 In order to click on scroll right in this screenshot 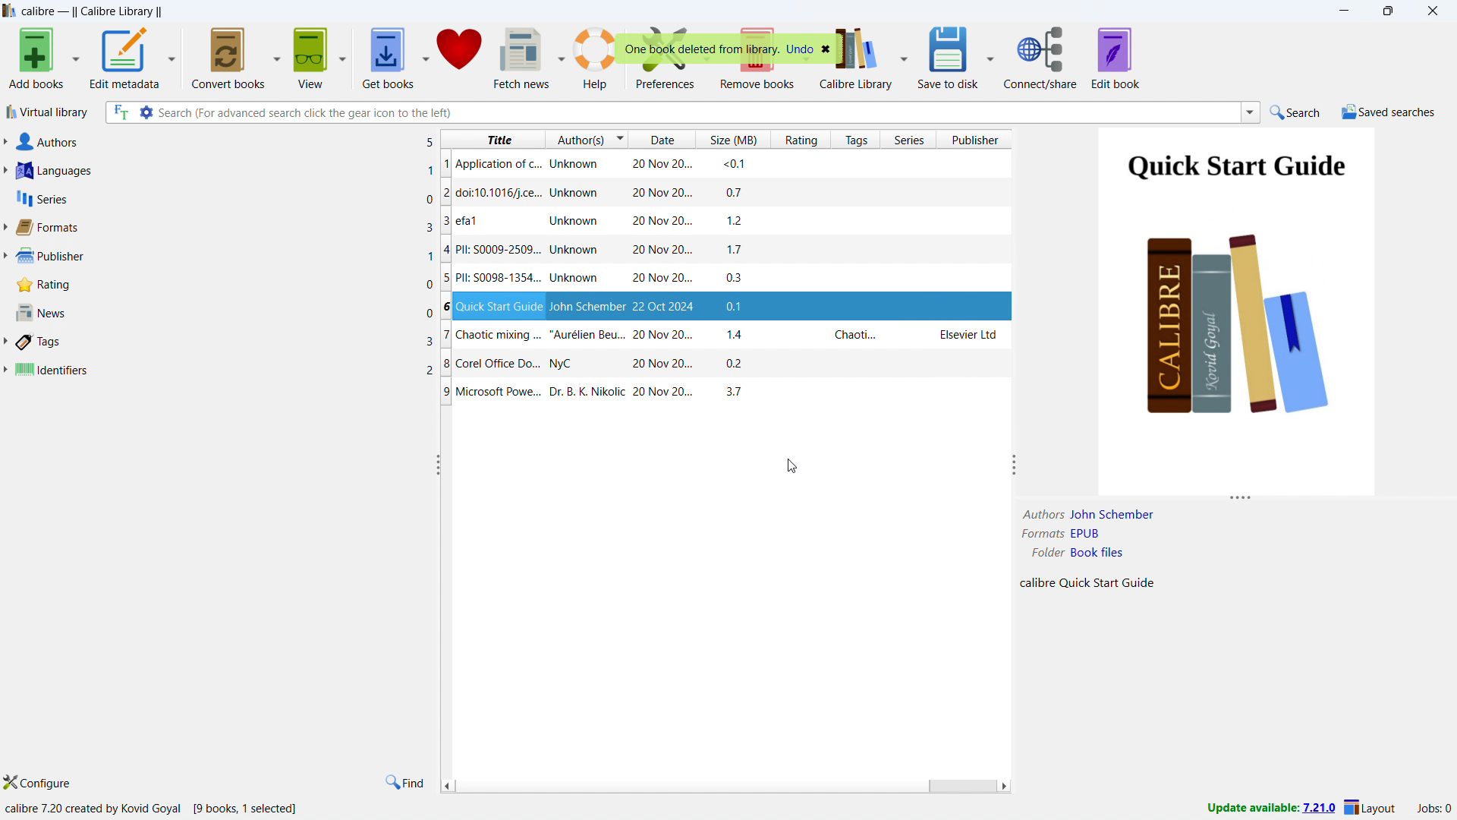, I will do `click(1005, 787)`.